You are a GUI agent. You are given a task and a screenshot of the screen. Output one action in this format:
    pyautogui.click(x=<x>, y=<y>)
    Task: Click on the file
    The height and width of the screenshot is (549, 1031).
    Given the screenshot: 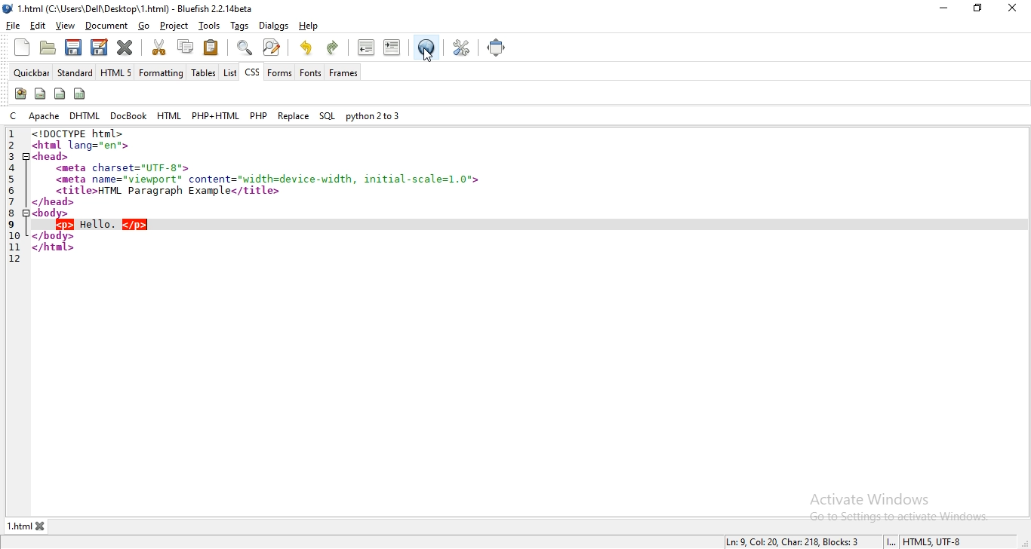 What is the action you would take?
    pyautogui.click(x=15, y=25)
    